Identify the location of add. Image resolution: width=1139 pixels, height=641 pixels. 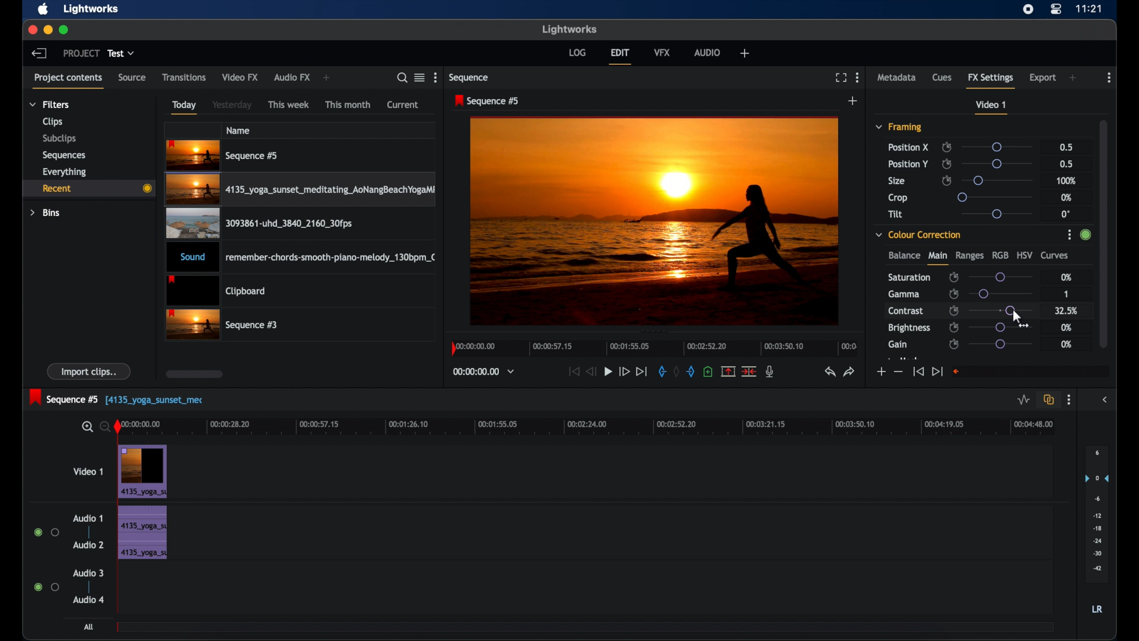
(326, 78).